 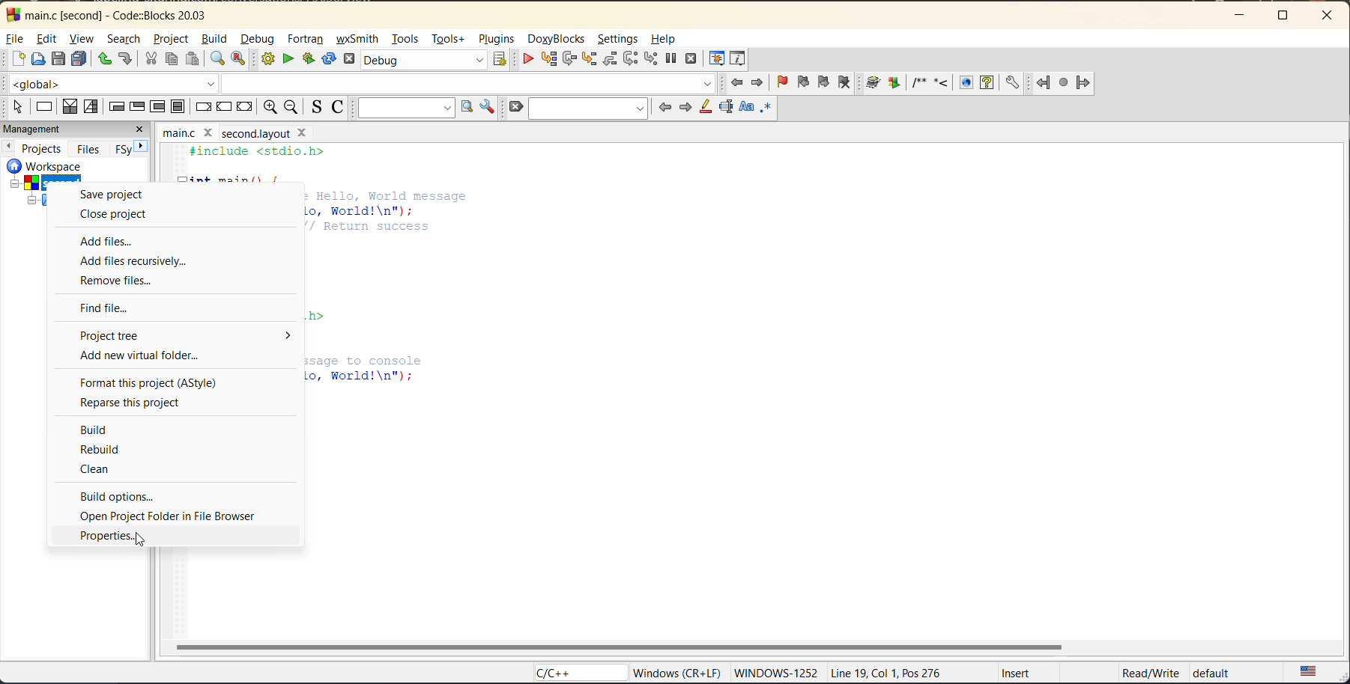 I want to click on language, so click(x=579, y=675).